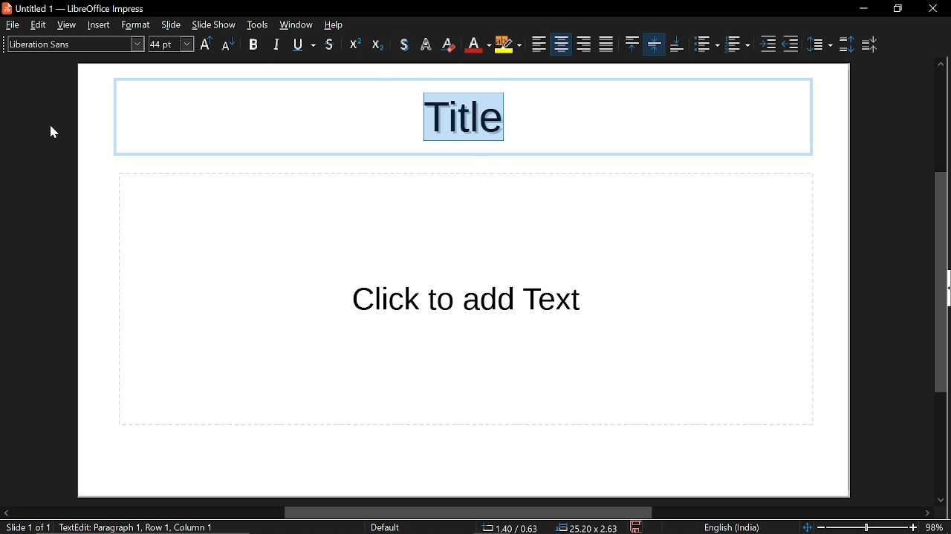 This screenshot has height=534, width=951. Describe the element at coordinates (258, 24) in the screenshot. I see `tools` at that location.